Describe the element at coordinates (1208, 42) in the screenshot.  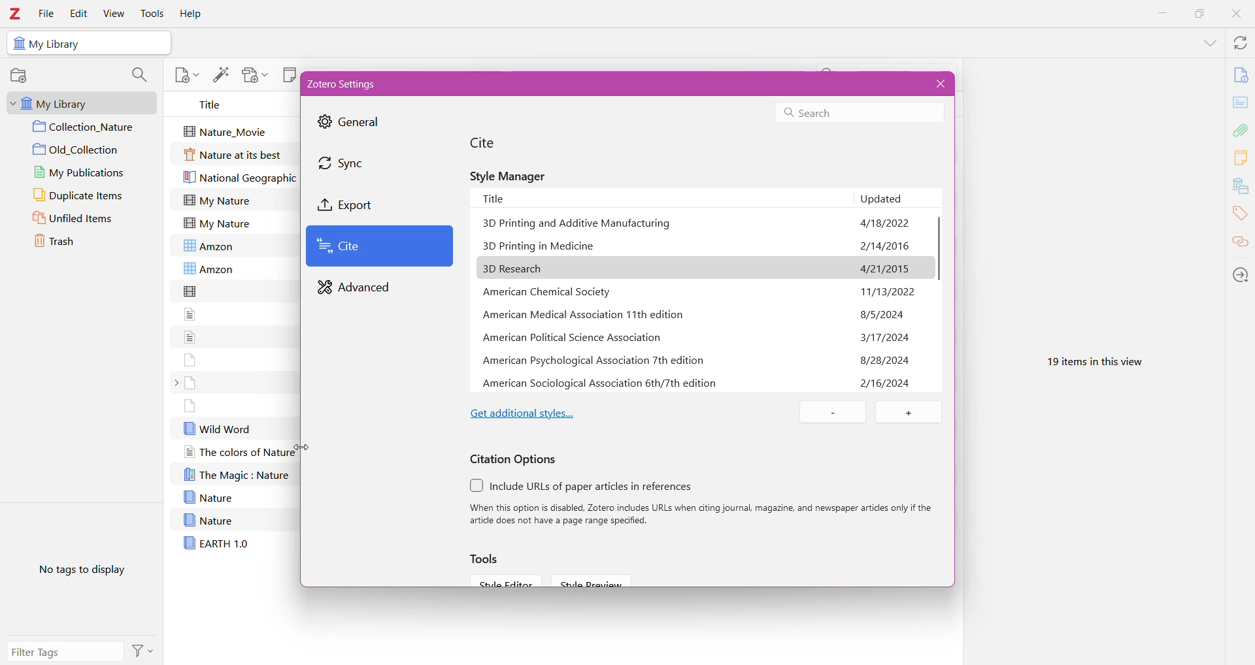
I see `List all Tabs` at that location.